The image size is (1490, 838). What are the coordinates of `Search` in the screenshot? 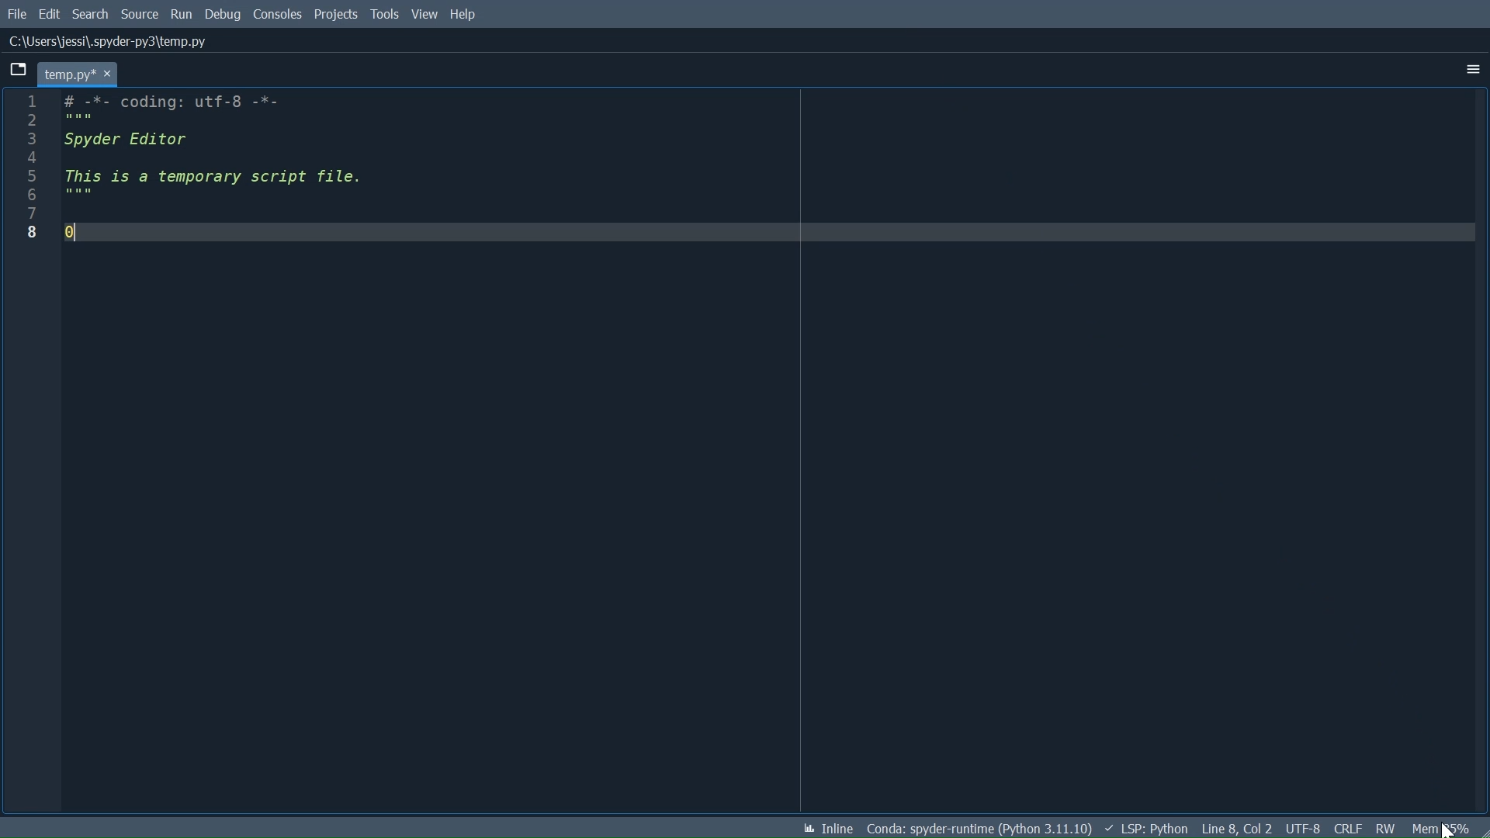 It's located at (91, 15).